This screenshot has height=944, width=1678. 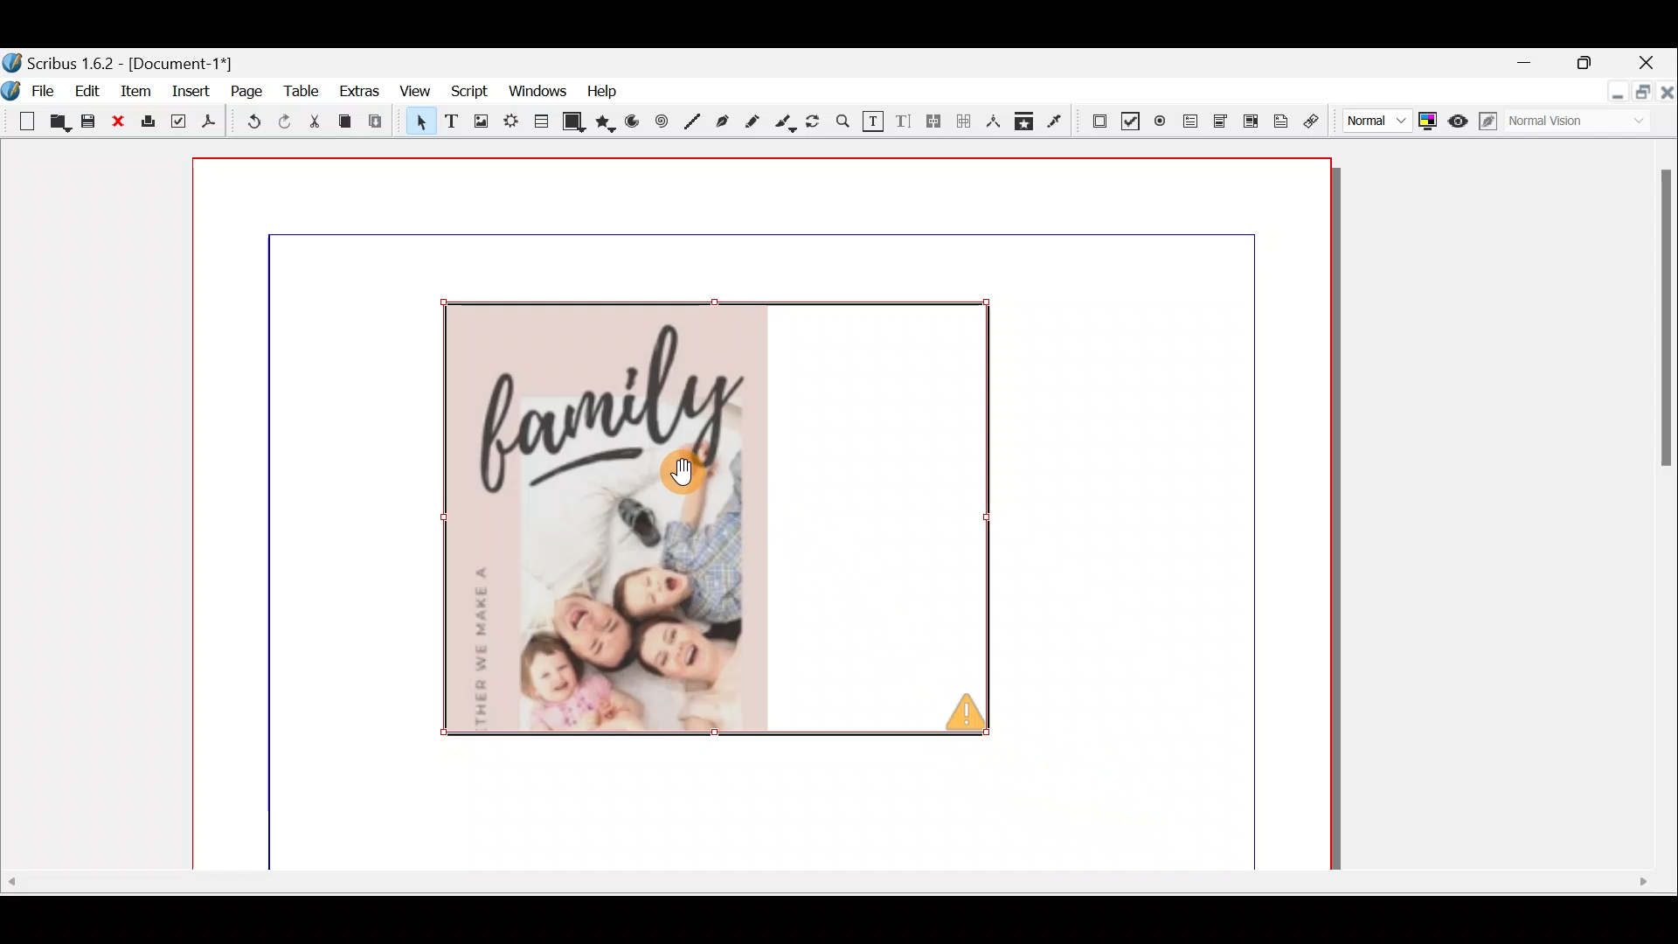 What do you see at coordinates (688, 121) in the screenshot?
I see `Line` at bounding box center [688, 121].